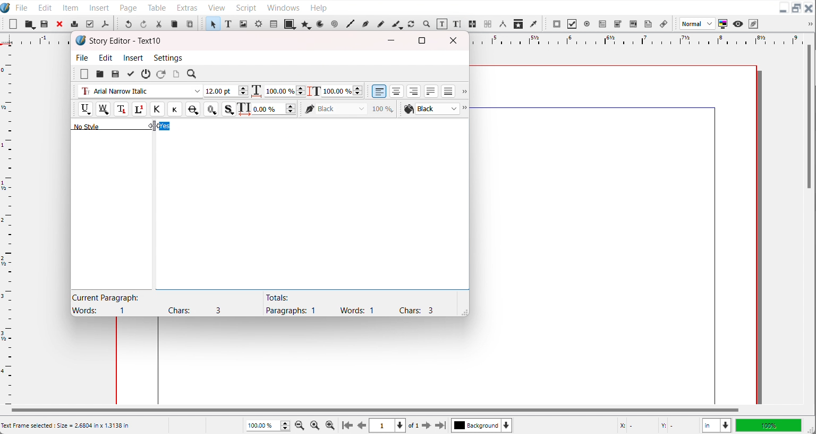 The height and width of the screenshot is (434, 816). Describe the element at coordinates (350, 24) in the screenshot. I see `Line` at that location.